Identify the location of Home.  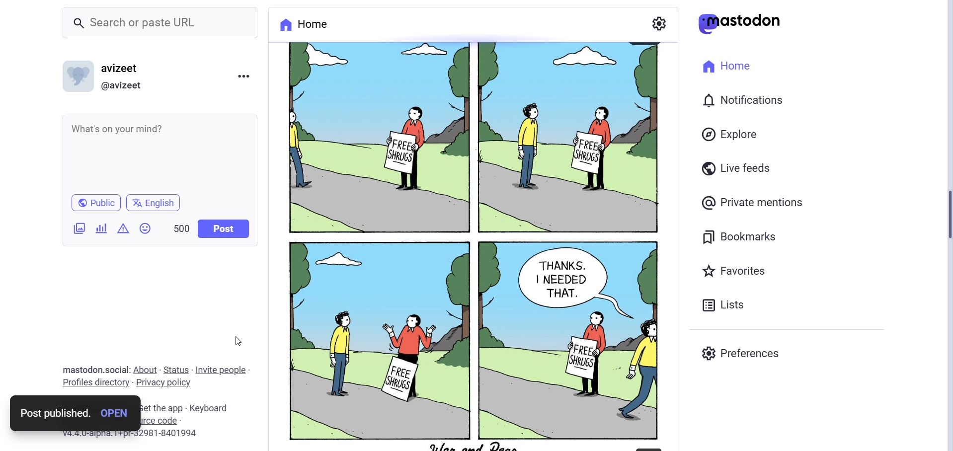
(304, 23).